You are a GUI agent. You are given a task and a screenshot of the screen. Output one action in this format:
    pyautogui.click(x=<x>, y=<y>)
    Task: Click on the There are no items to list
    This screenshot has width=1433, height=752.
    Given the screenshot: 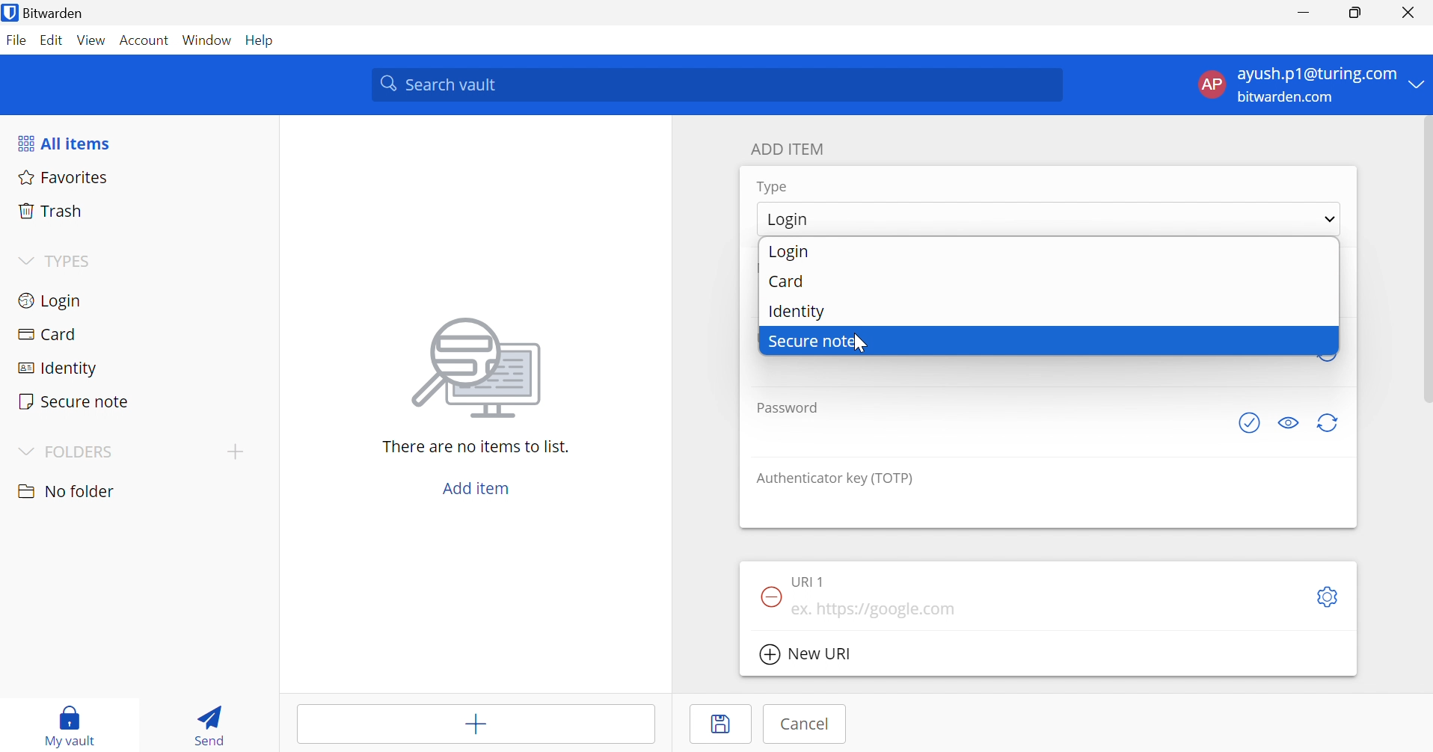 What is the action you would take?
    pyautogui.click(x=475, y=447)
    